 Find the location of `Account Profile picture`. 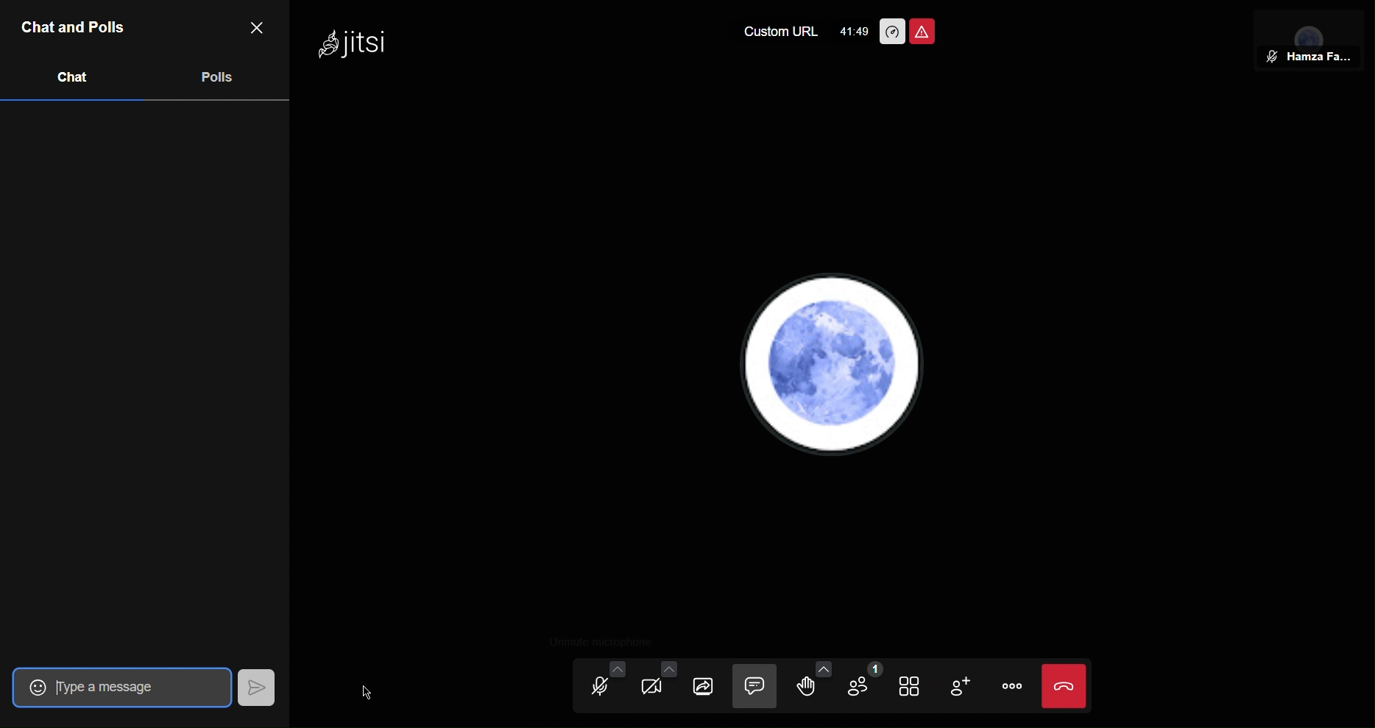

Account Profile picture is located at coordinates (831, 367).